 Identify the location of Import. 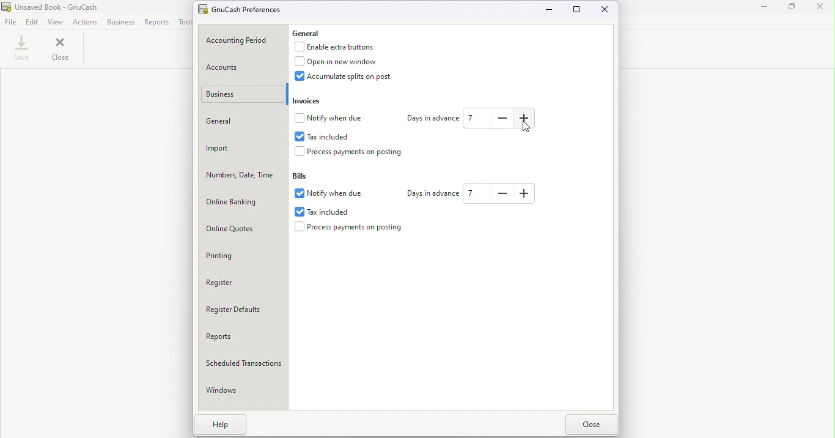
(238, 150).